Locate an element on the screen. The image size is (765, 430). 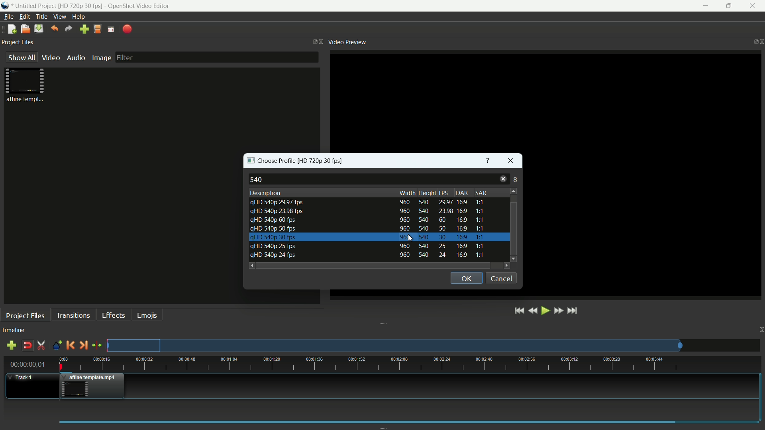
project name is located at coordinates (34, 6).